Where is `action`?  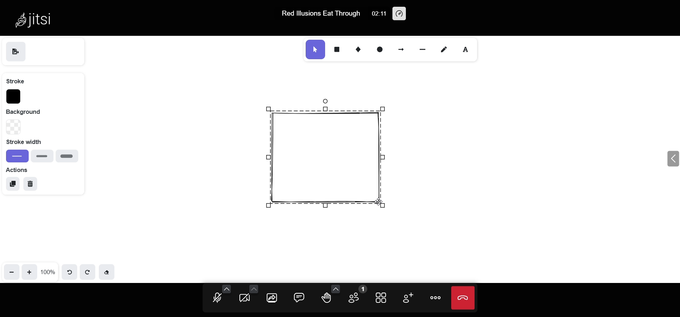
action is located at coordinates (29, 170).